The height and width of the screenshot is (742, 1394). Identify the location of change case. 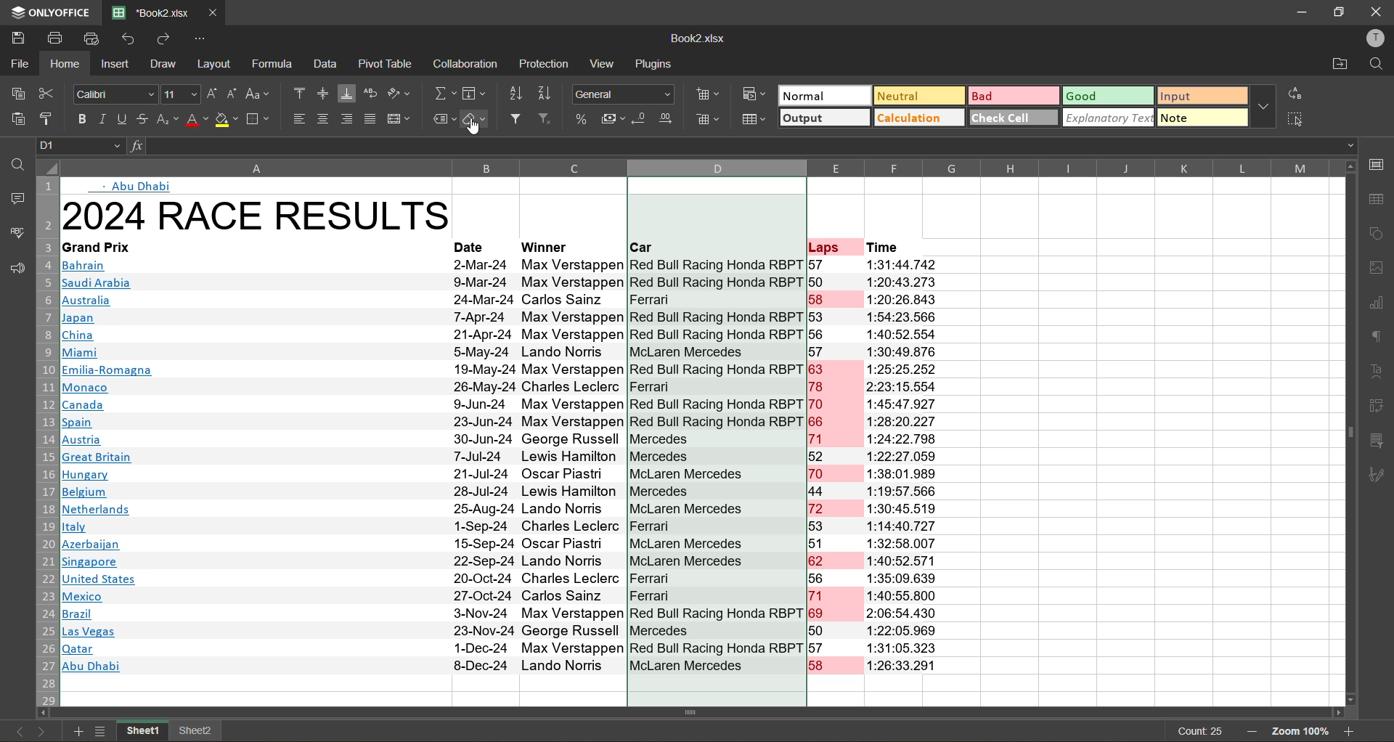
(260, 94).